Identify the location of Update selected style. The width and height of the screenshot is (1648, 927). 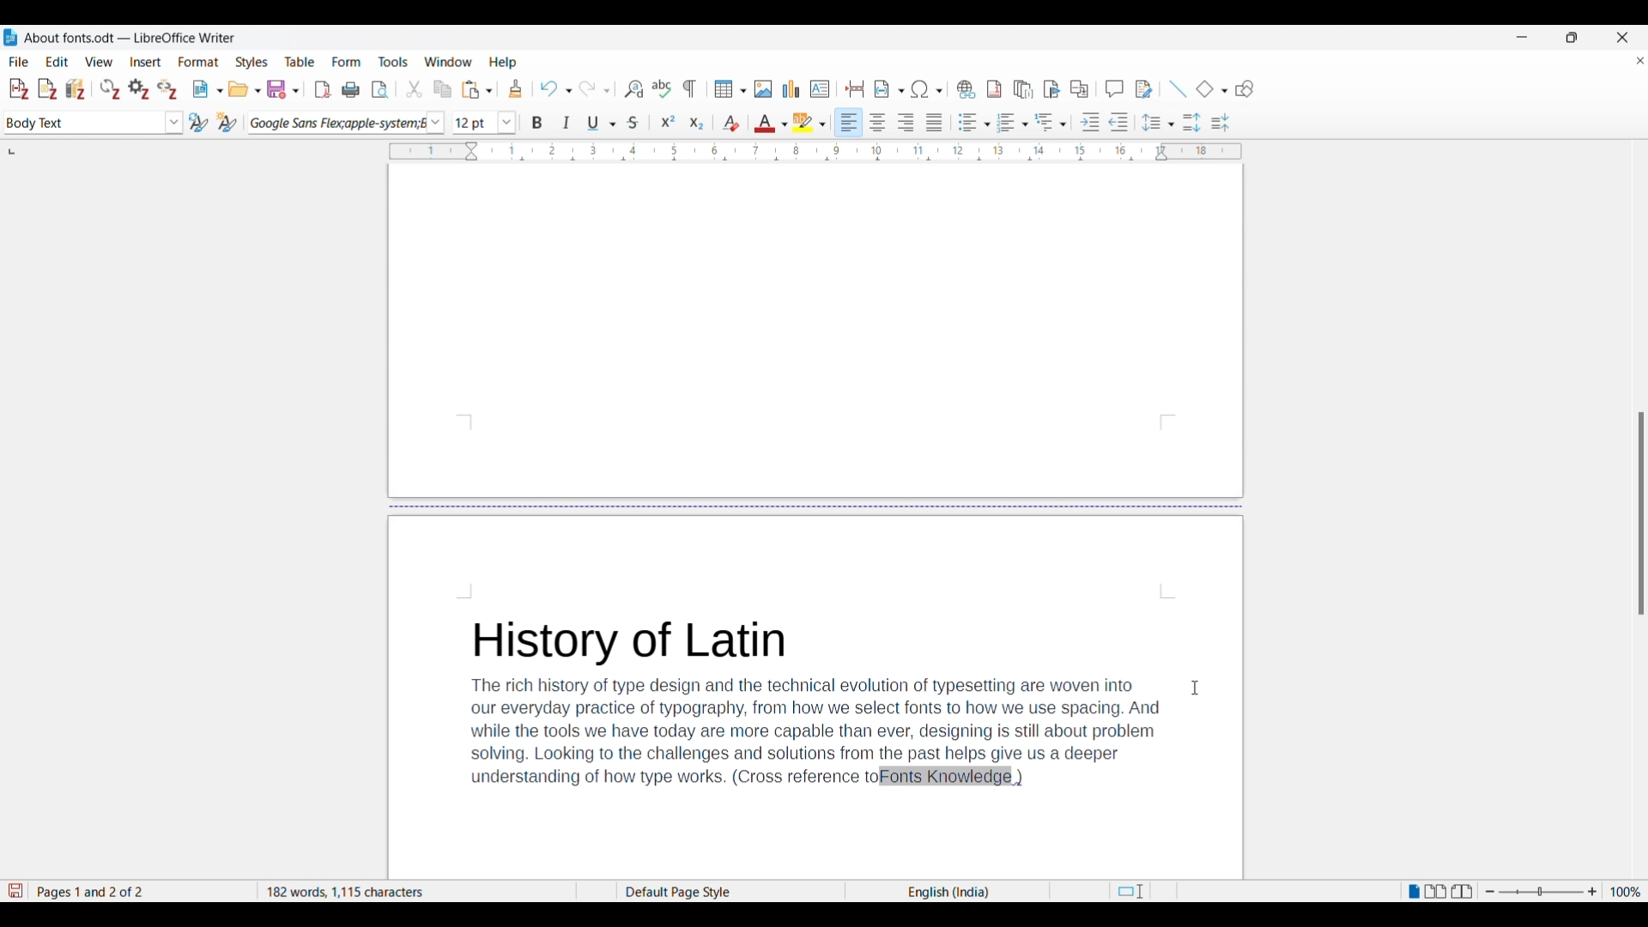
(198, 122).